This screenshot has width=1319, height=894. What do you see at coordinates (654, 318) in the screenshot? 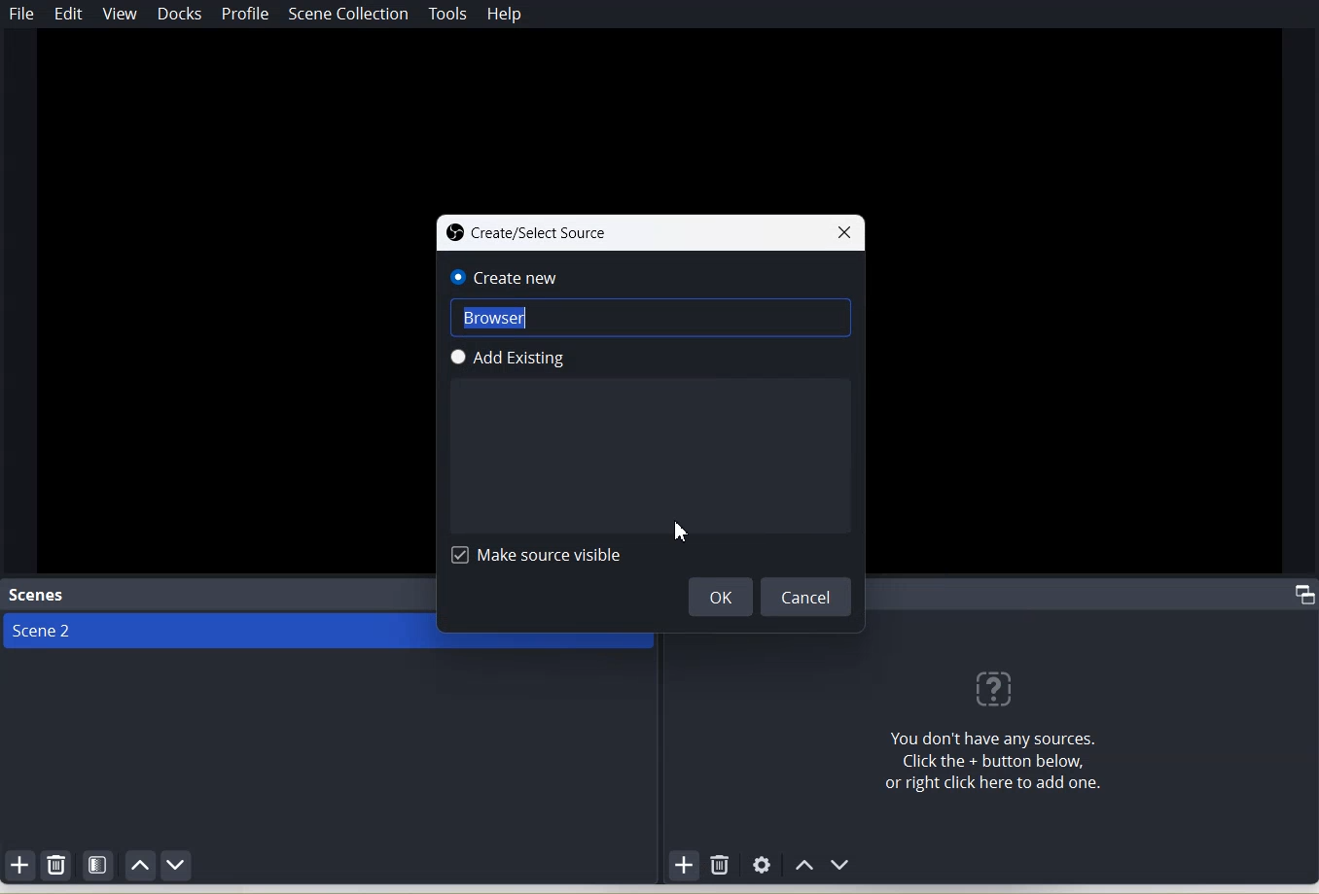
I see `browser` at bounding box center [654, 318].